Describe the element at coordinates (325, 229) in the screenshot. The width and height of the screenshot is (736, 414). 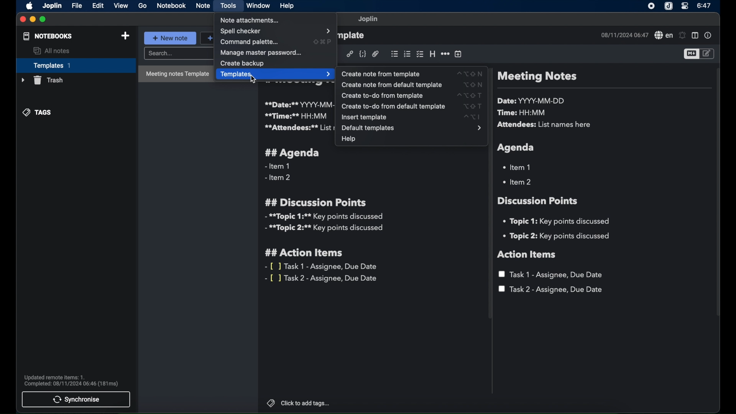
I see `**topic 2:** key points discussed` at that location.